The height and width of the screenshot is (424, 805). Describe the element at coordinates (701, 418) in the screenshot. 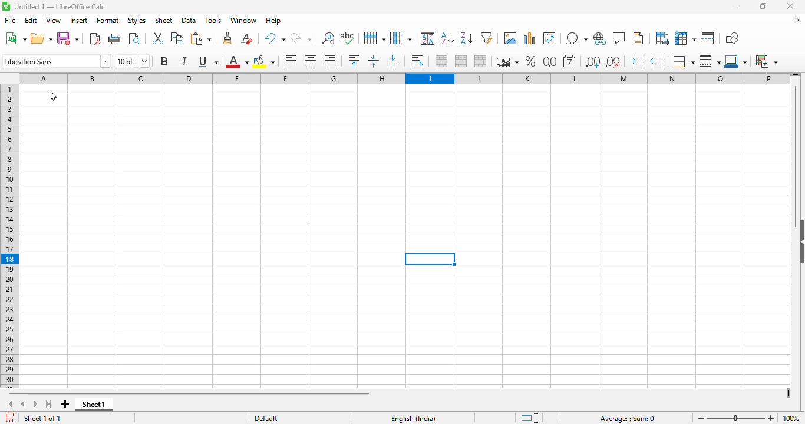

I see `zoom out` at that location.